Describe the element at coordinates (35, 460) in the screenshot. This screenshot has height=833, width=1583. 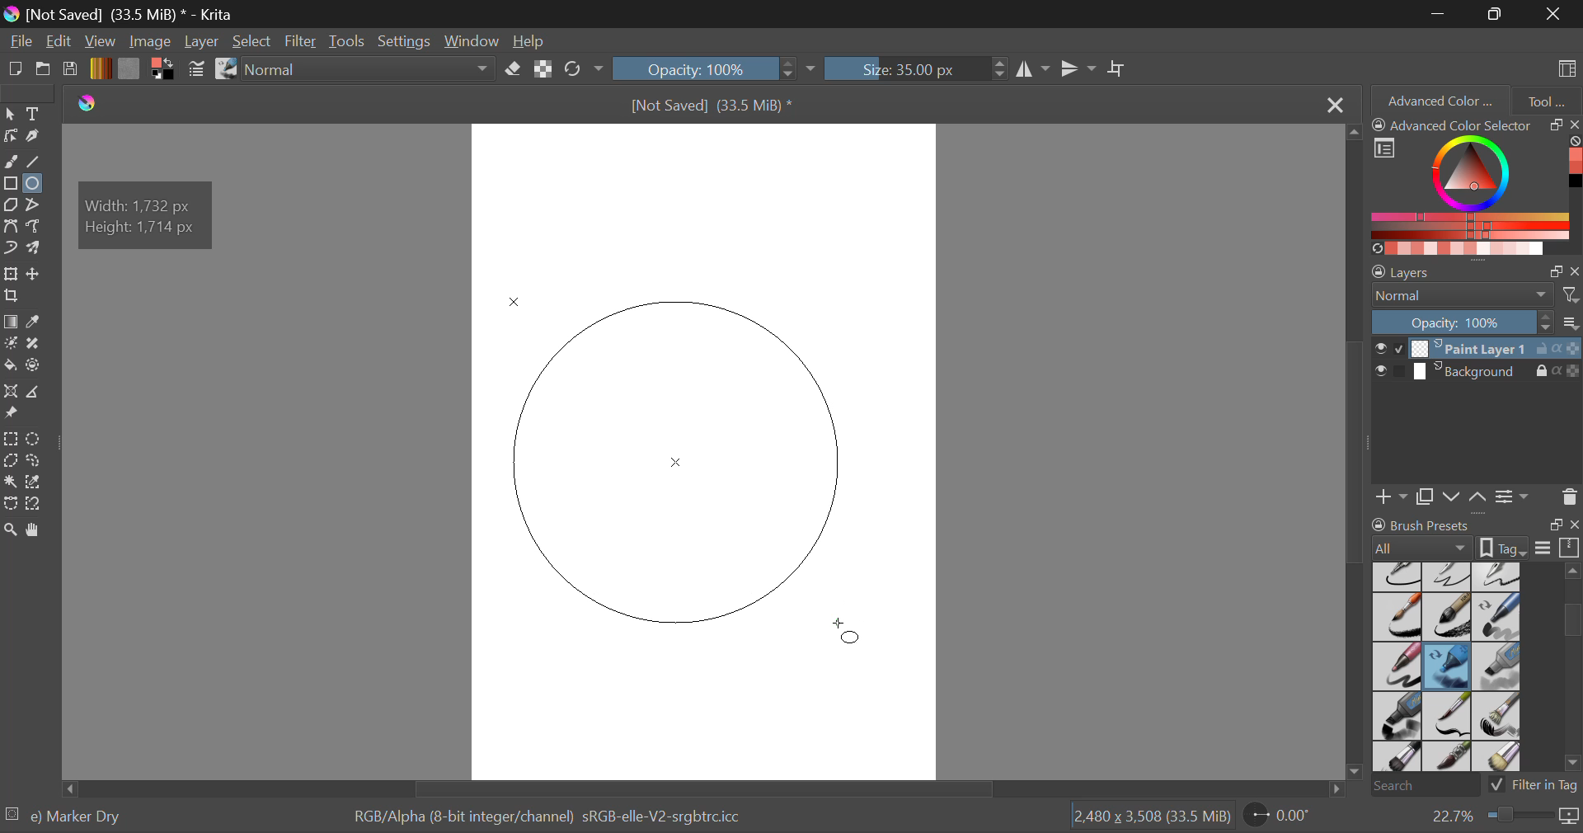
I see `Freehand Selection Tool` at that location.